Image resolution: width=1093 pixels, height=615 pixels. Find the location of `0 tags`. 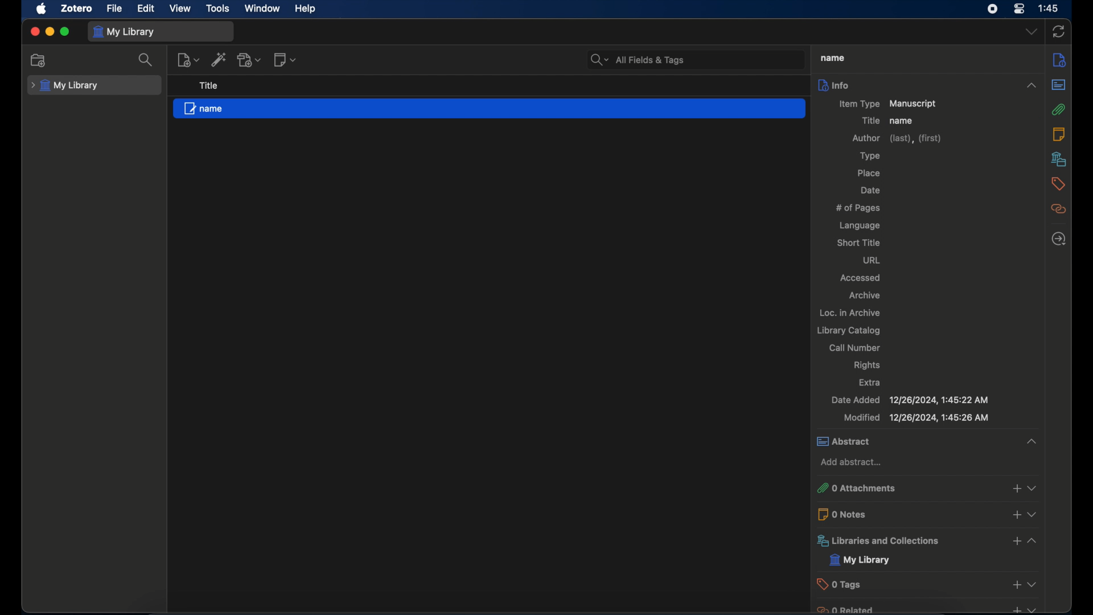

0 tags is located at coordinates (928, 584).